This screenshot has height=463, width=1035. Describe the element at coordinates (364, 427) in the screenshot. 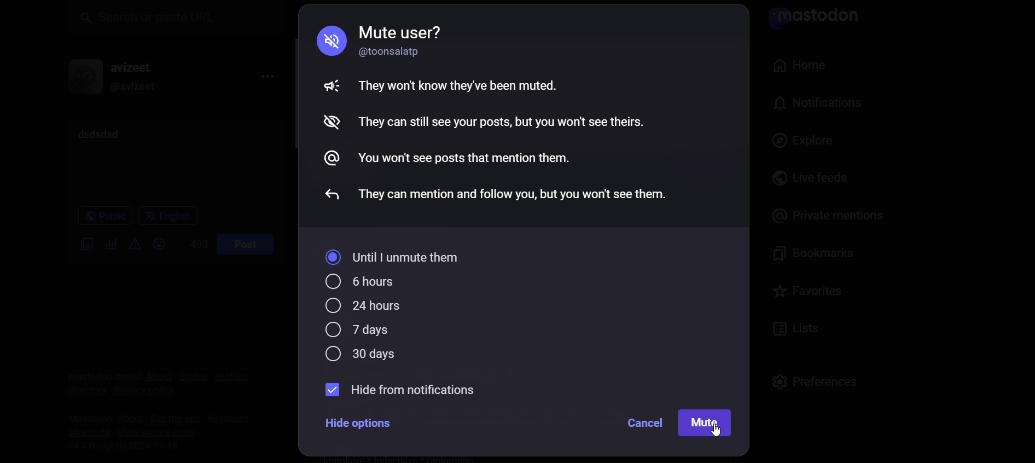

I see `hide option` at that location.